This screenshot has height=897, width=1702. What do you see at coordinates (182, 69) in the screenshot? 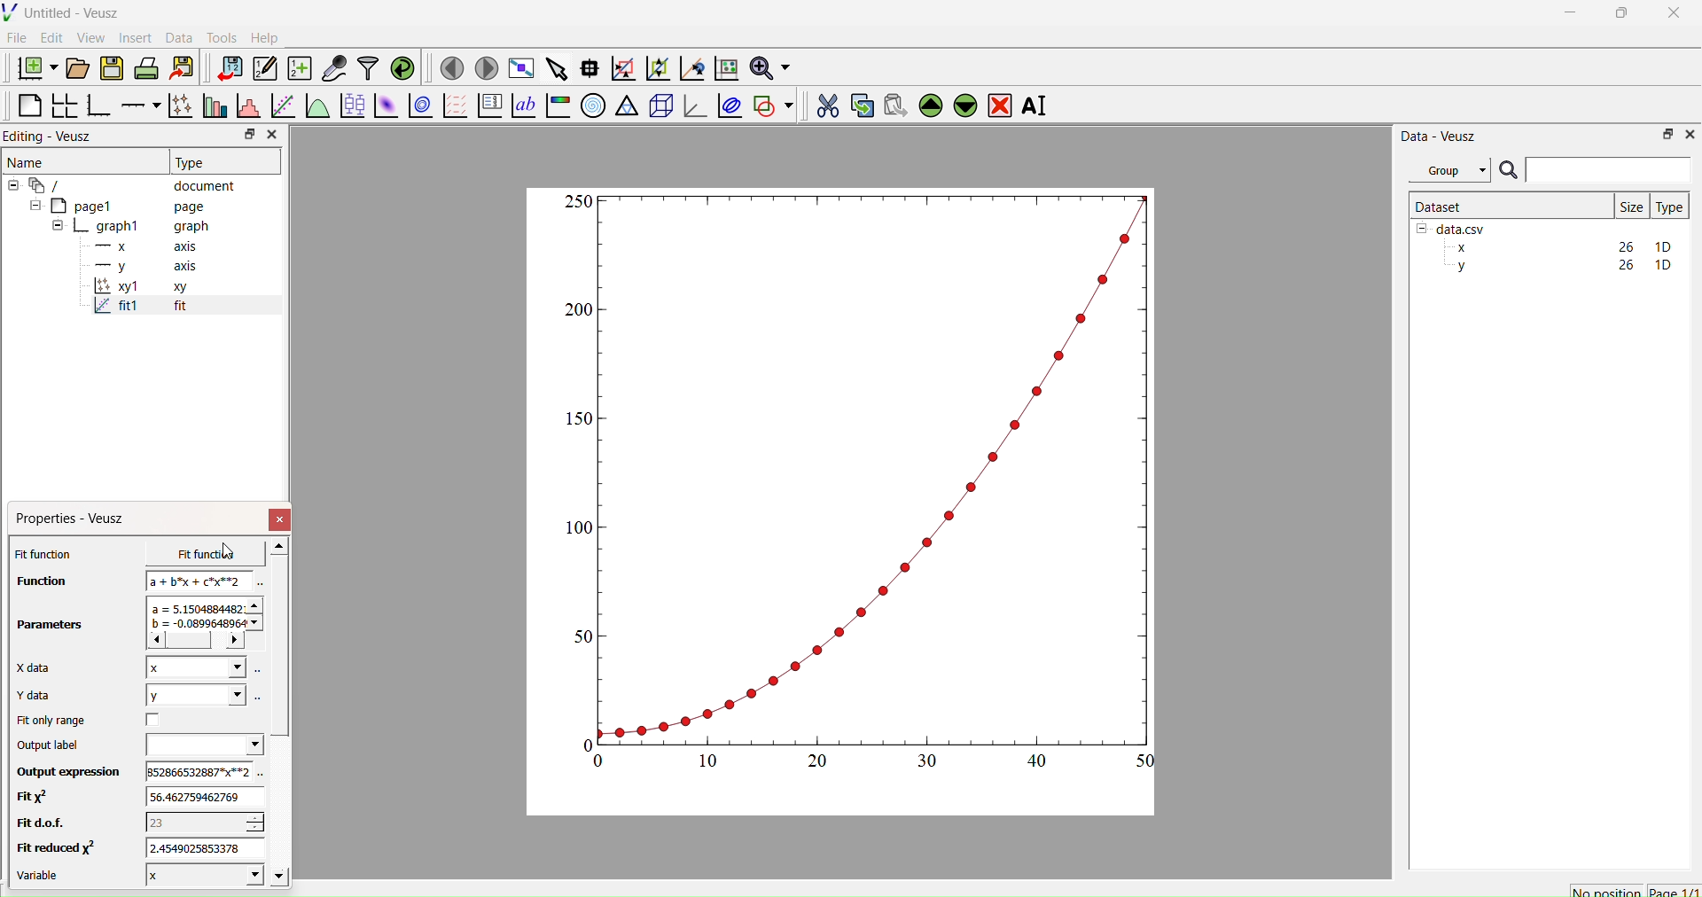
I see `Export to graphics format` at bounding box center [182, 69].